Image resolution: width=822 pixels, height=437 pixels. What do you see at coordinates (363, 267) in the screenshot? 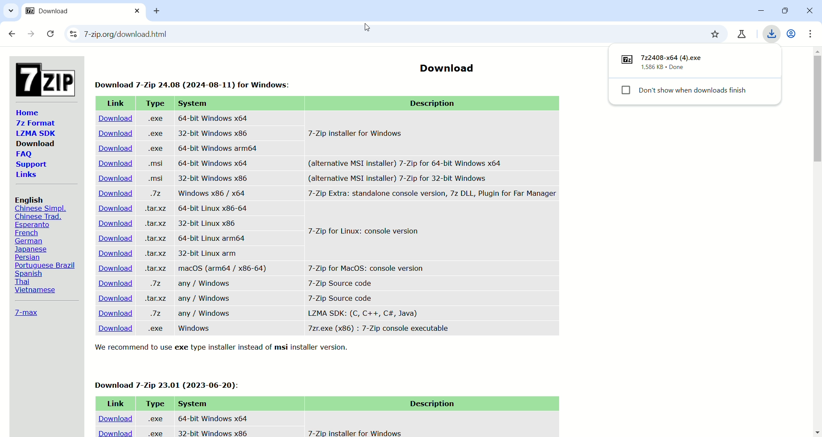
I see `7-Zip for MacOS: console version` at bounding box center [363, 267].